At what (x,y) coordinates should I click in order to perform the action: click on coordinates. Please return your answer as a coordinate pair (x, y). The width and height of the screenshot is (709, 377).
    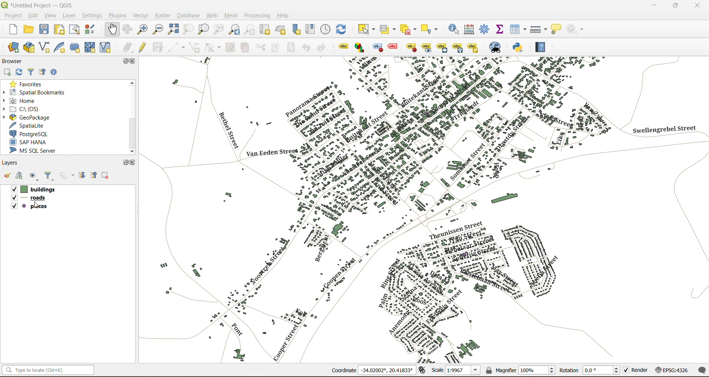
    Looking at the image, I should click on (372, 370).